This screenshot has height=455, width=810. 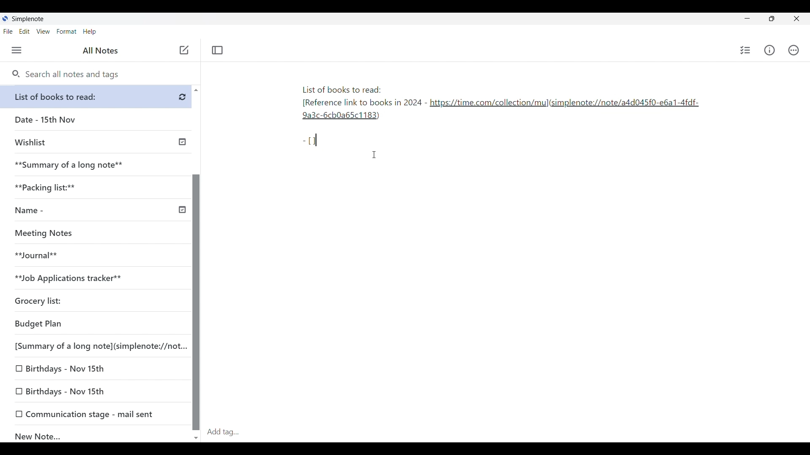 What do you see at coordinates (8, 32) in the screenshot?
I see `File` at bounding box center [8, 32].